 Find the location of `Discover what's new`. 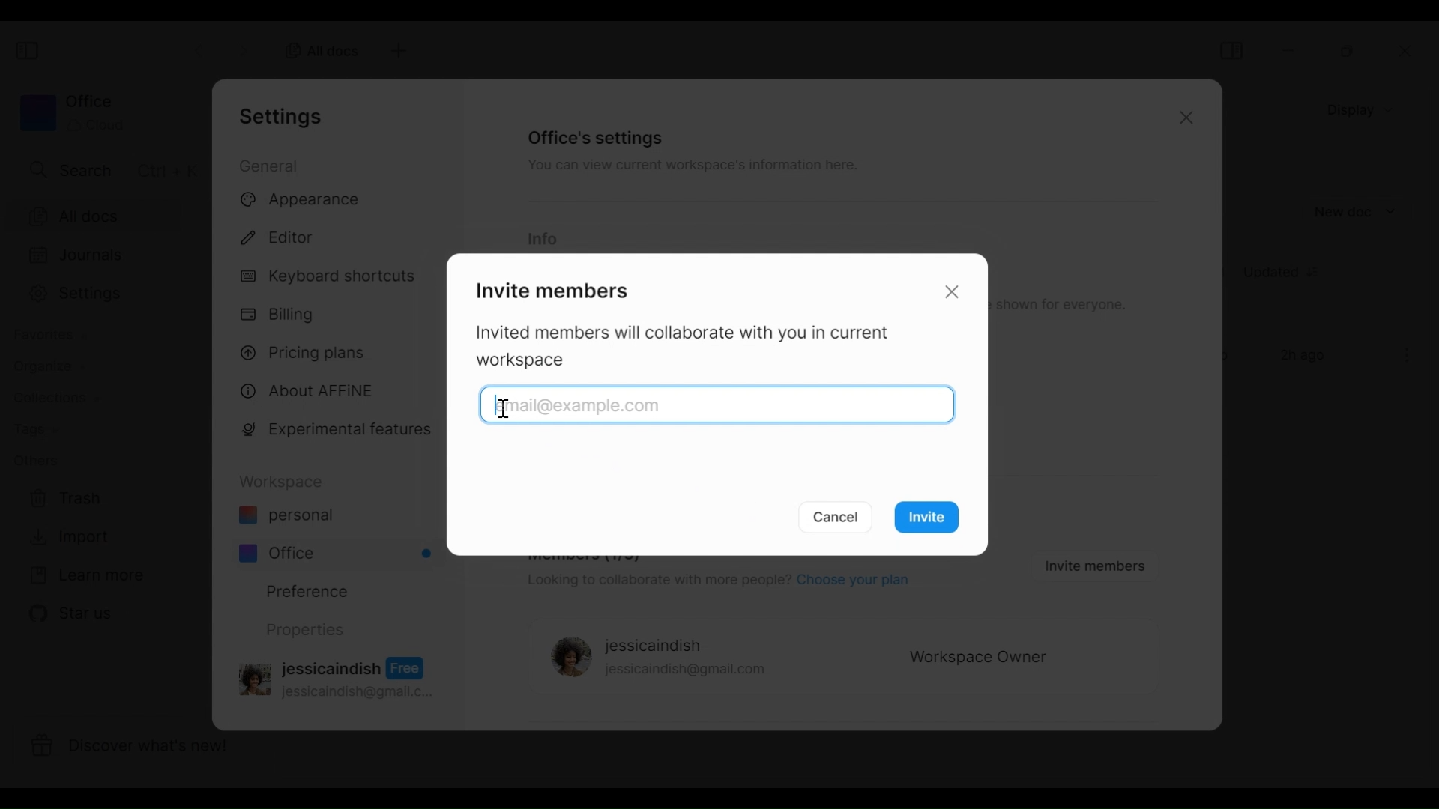

Discover what's new is located at coordinates (141, 748).